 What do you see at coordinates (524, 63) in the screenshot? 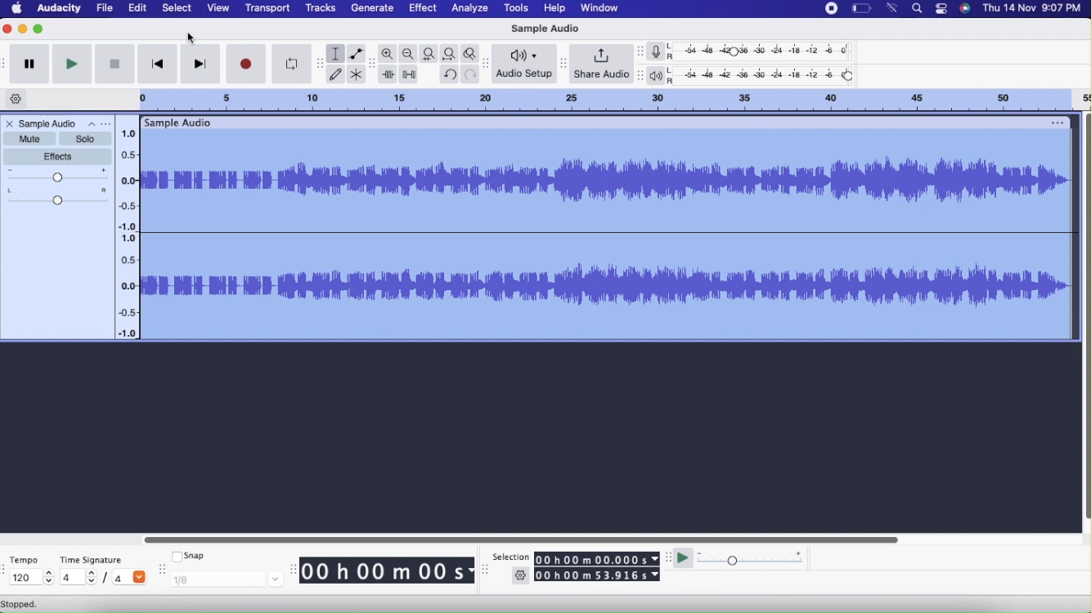
I see `Audio Setup` at bounding box center [524, 63].